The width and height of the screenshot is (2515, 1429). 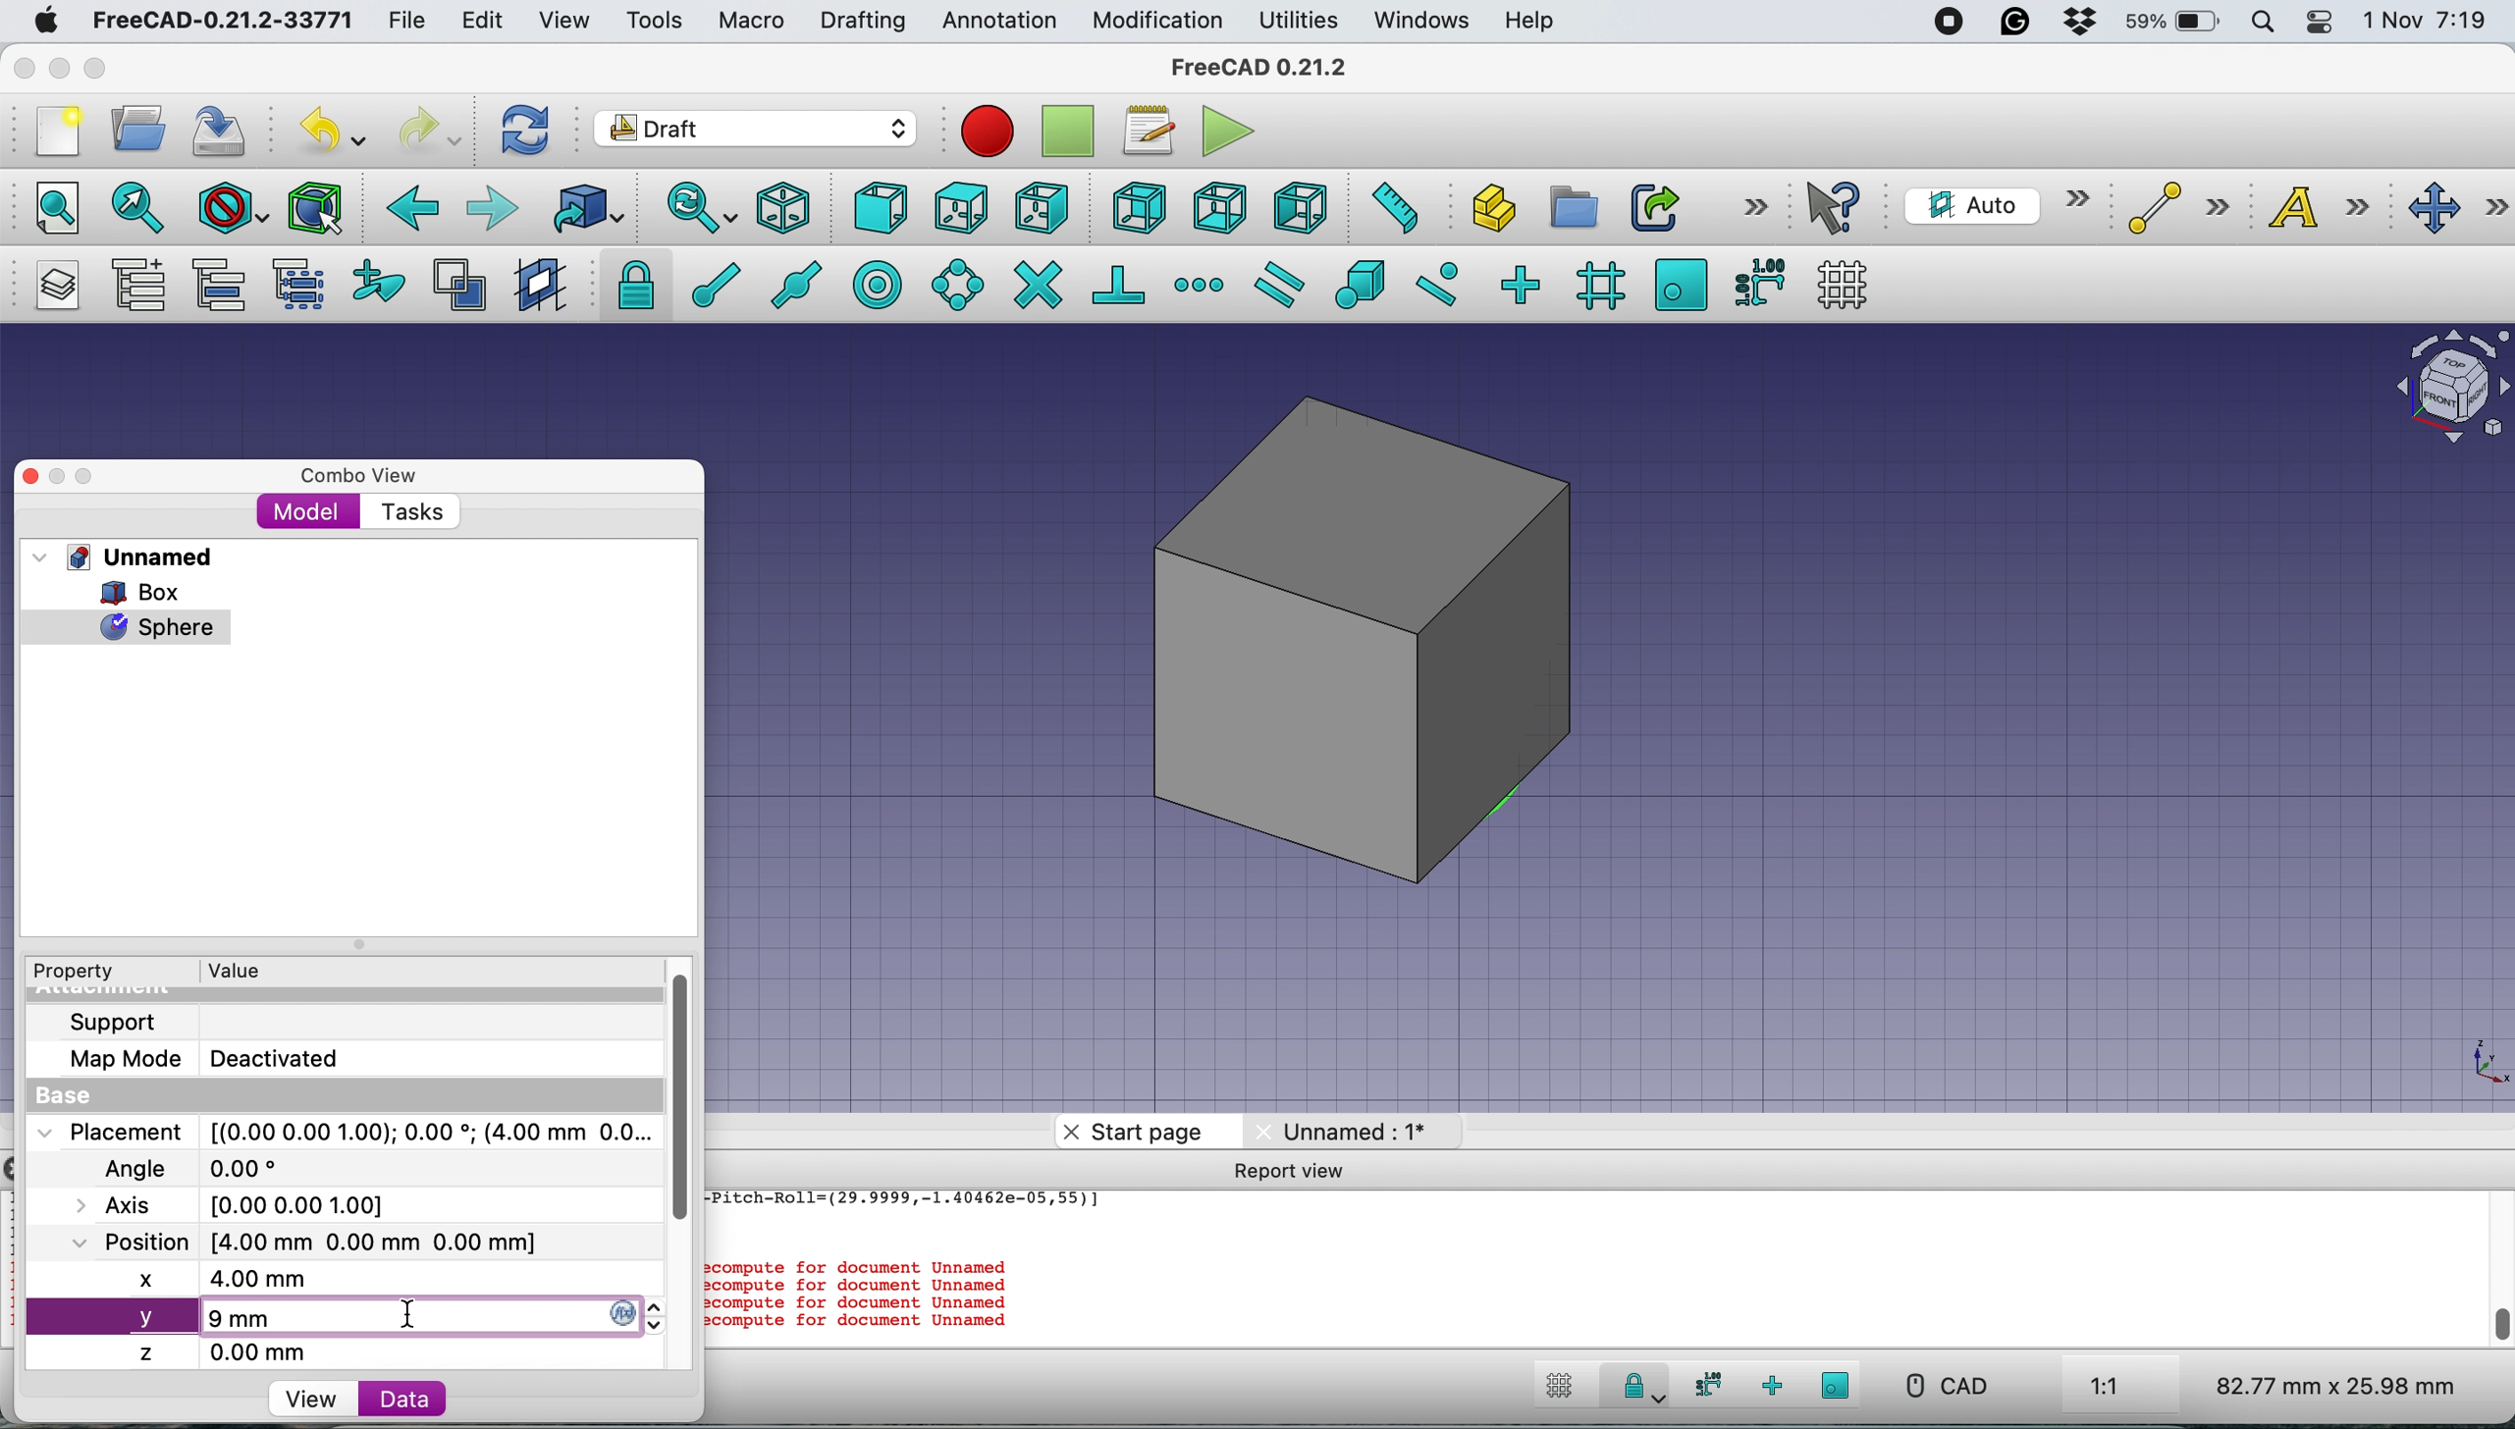 What do you see at coordinates (1519, 284) in the screenshot?
I see `snap ortho` at bounding box center [1519, 284].